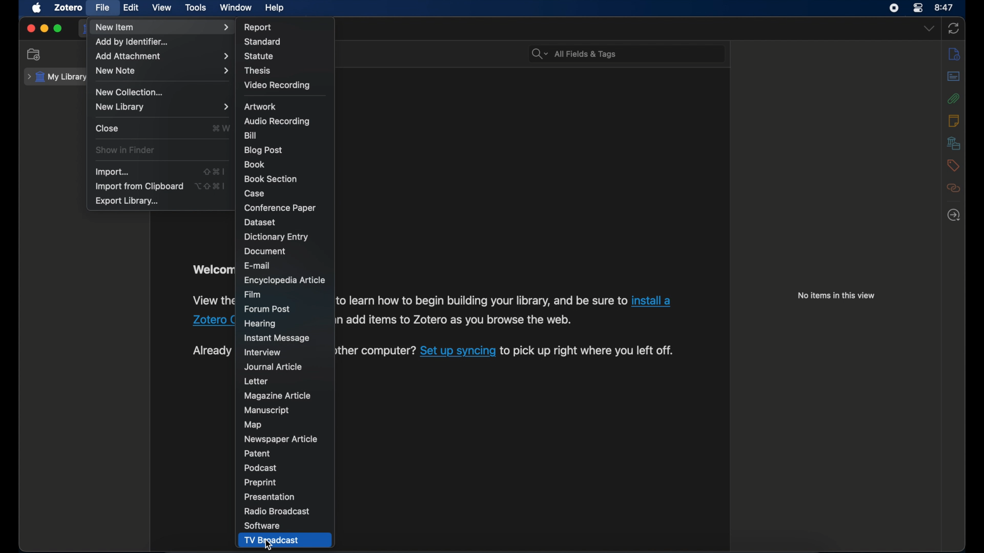 This screenshot has width=984, height=553. I want to click on libraries, so click(953, 143).